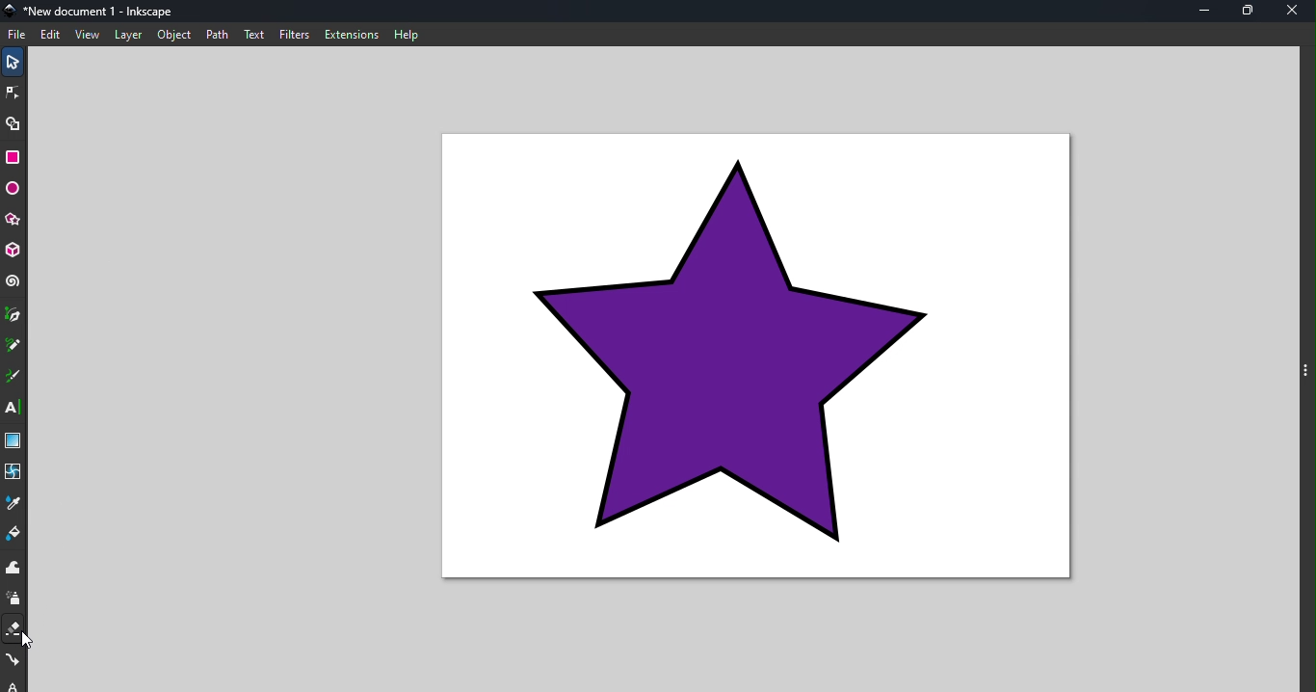 This screenshot has width=1316, height=692. Describe the element at coordinates (13, 502) in the screenshot. I see `dropper tool` at that location.